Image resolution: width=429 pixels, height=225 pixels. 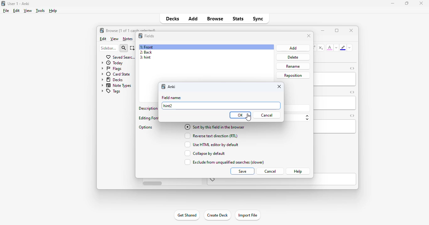 I want to click on minimize, so click(x=393, y=3).